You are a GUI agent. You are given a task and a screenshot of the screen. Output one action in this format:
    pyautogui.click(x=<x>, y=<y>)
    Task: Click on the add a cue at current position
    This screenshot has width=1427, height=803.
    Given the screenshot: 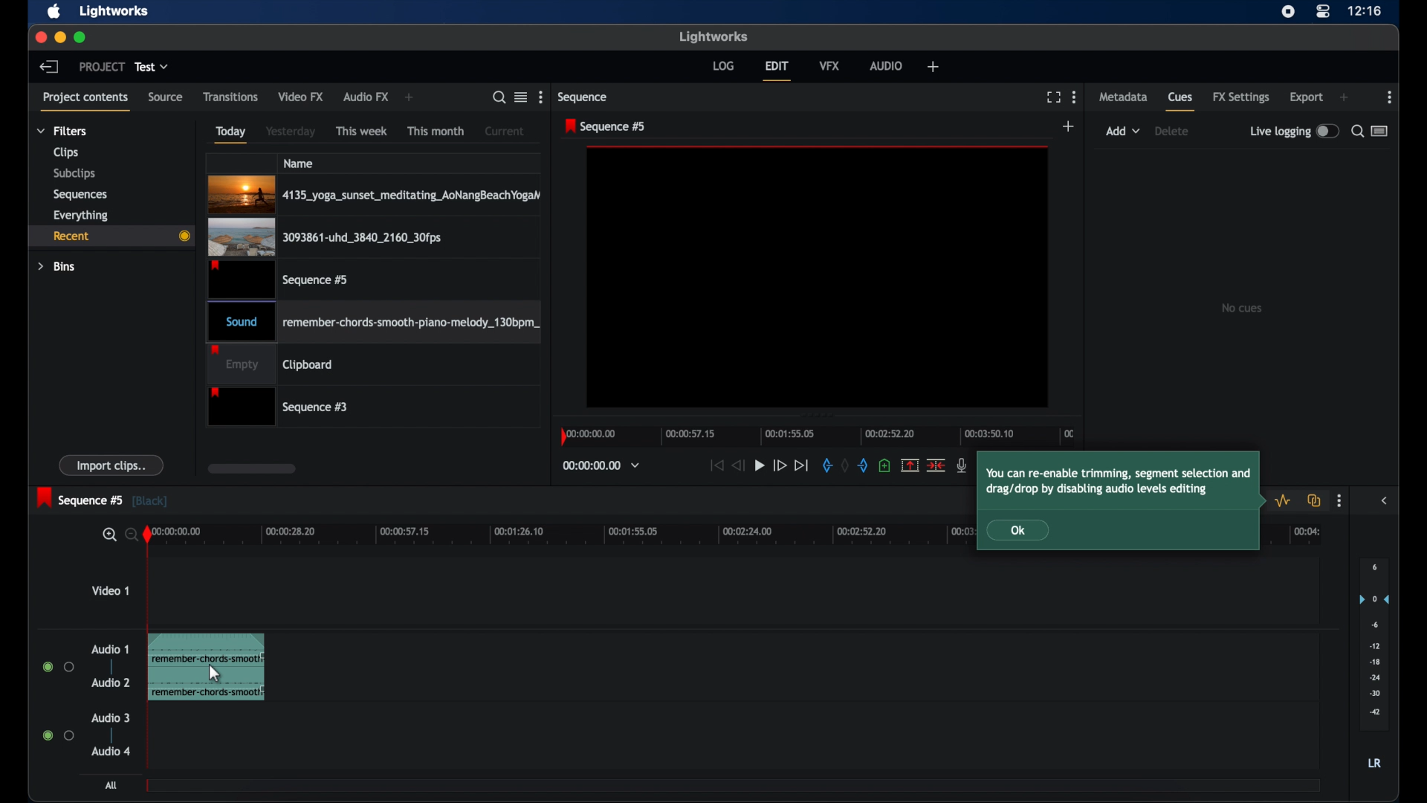 What is the action you would take?
    pyautogui.click(x=884, y=465)
    